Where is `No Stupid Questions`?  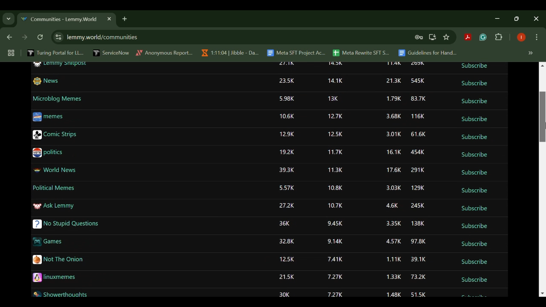 No Stupid Questions is located at coordinates (67, 224).